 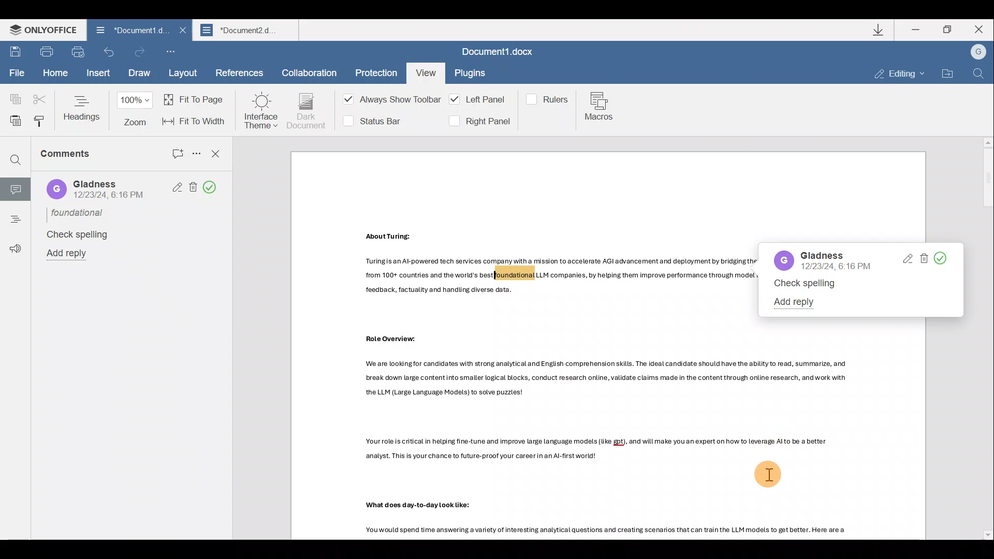 I want to click on View, so click(x=425, y=71).